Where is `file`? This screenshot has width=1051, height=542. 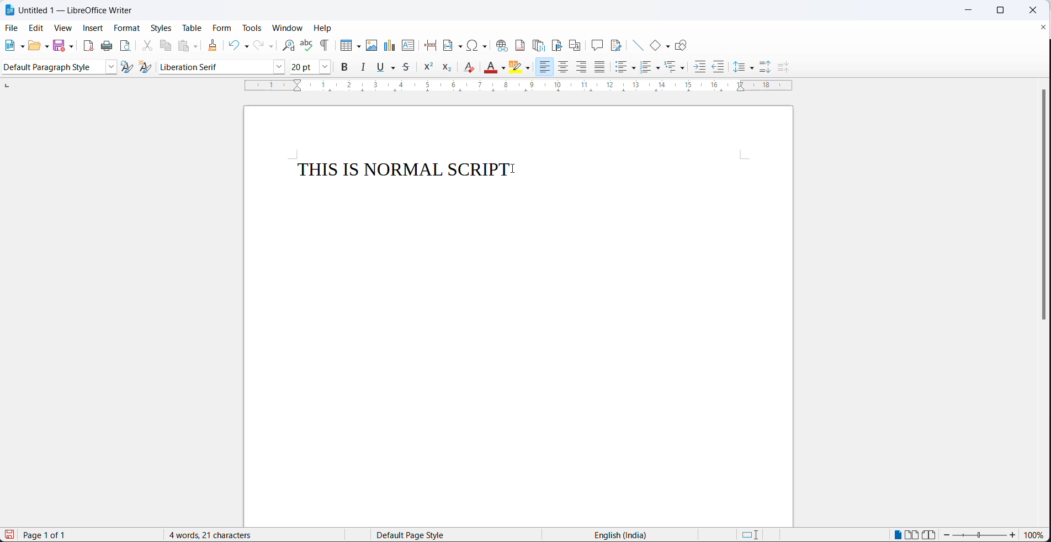 file is located at coordinates (13, 28).